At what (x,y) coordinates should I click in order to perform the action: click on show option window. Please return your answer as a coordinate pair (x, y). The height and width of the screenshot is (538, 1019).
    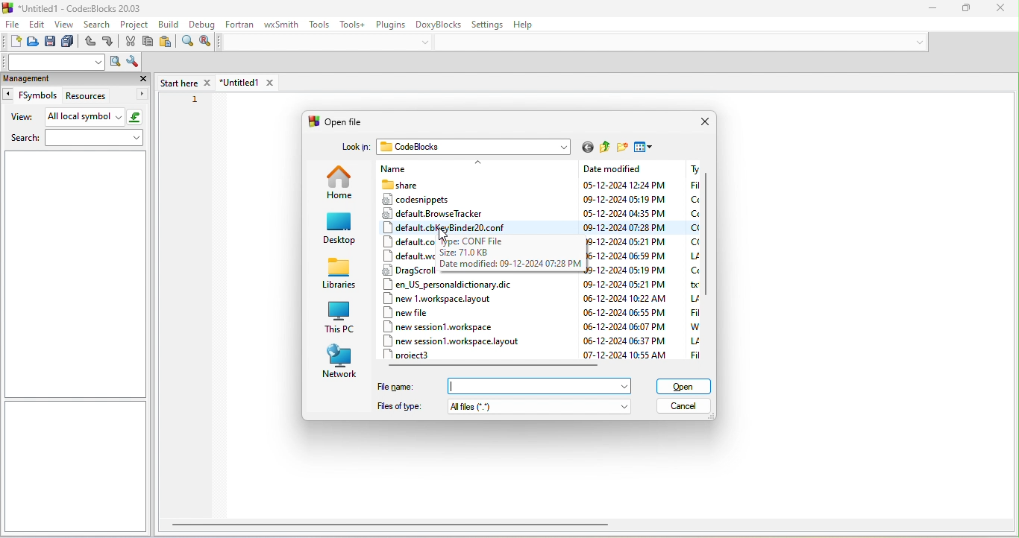
    Looking at the image, I should click on (133, 63).